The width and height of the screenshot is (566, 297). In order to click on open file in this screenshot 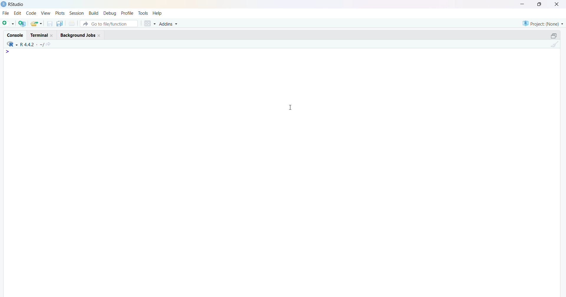, I will do `click(9, 23)`.